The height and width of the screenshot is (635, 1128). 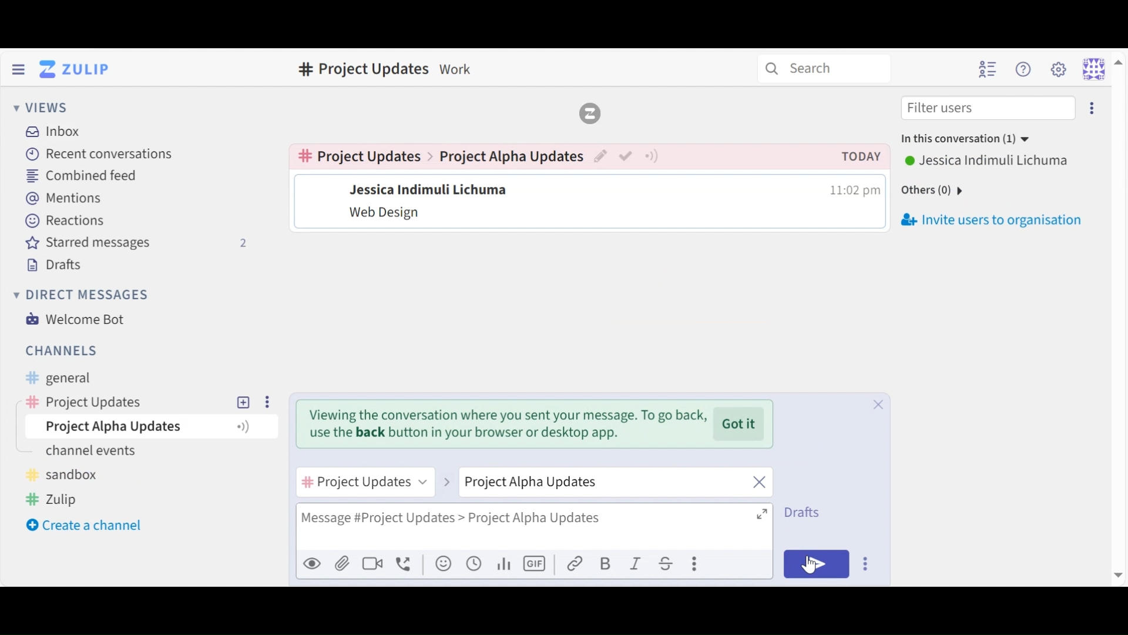 What do you see at coordinates (805, 512) in the screenshot?
I see `Drafts` at bounding box center [805, 512].